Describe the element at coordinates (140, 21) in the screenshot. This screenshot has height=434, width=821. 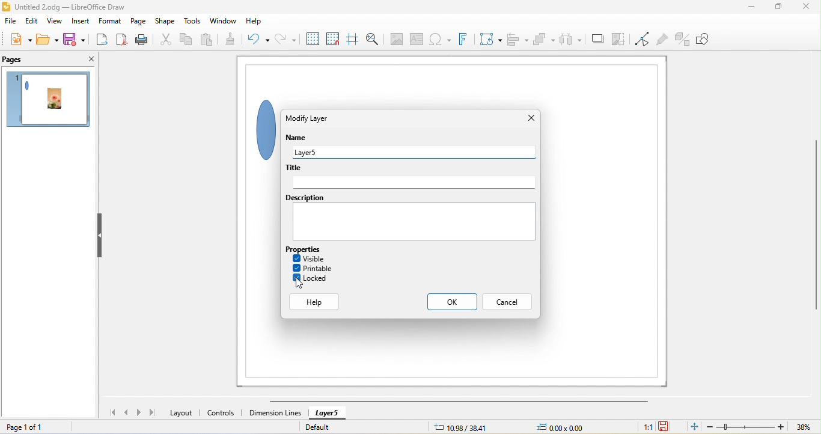
I see `page` at that location.